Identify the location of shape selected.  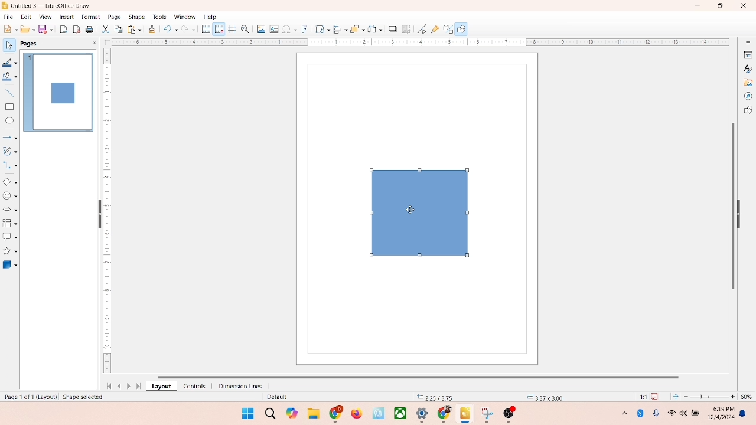
(85, 397).